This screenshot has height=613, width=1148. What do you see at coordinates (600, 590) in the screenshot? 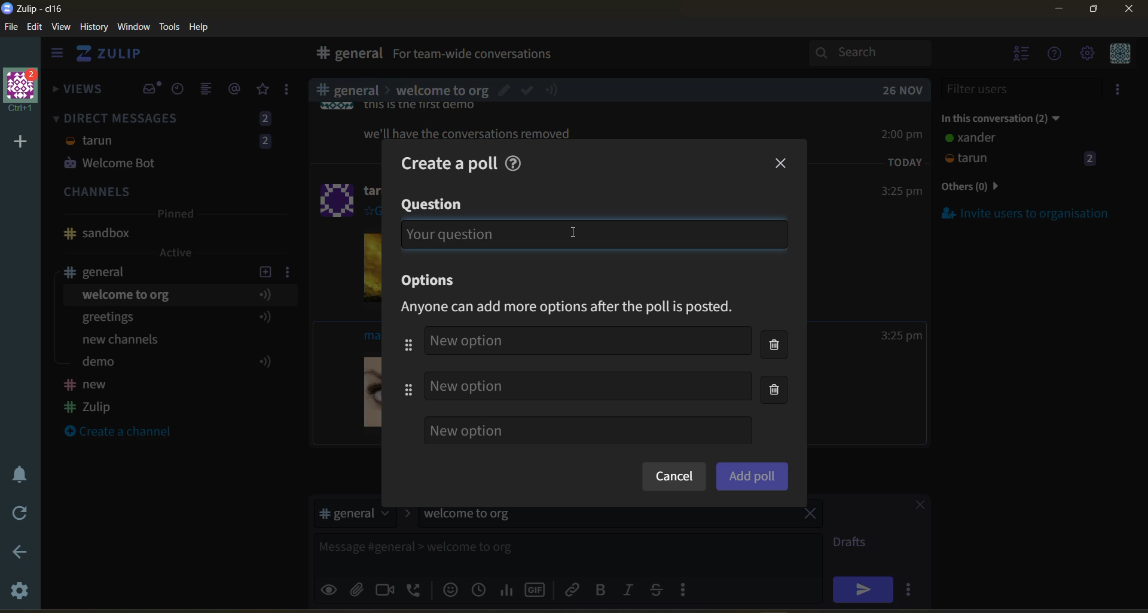
I see `bold` at bounding box center [600, 590].